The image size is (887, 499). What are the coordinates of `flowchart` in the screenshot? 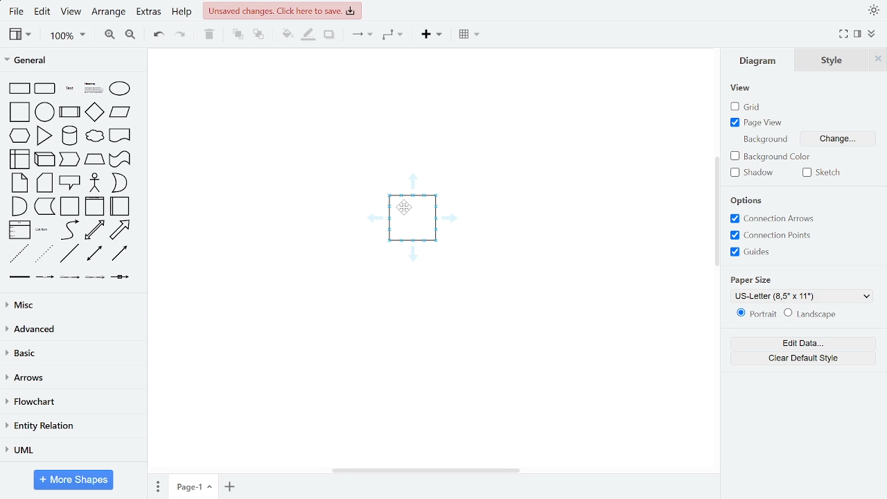 It's located at (73, 402).